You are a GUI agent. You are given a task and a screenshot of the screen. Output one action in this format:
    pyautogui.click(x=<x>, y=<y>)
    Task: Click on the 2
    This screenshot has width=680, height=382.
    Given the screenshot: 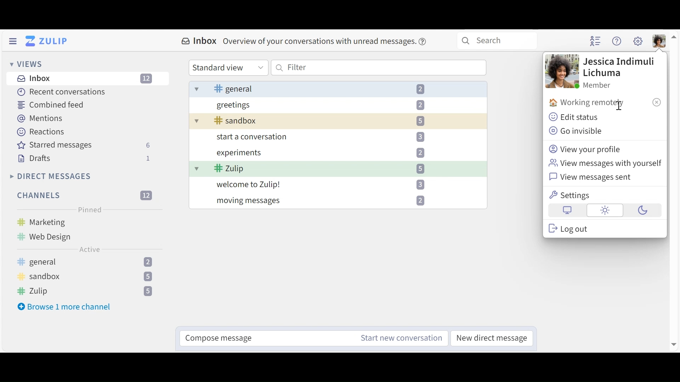 What is the action you would take?
    pyautogui.click(x=421, y=153)
    